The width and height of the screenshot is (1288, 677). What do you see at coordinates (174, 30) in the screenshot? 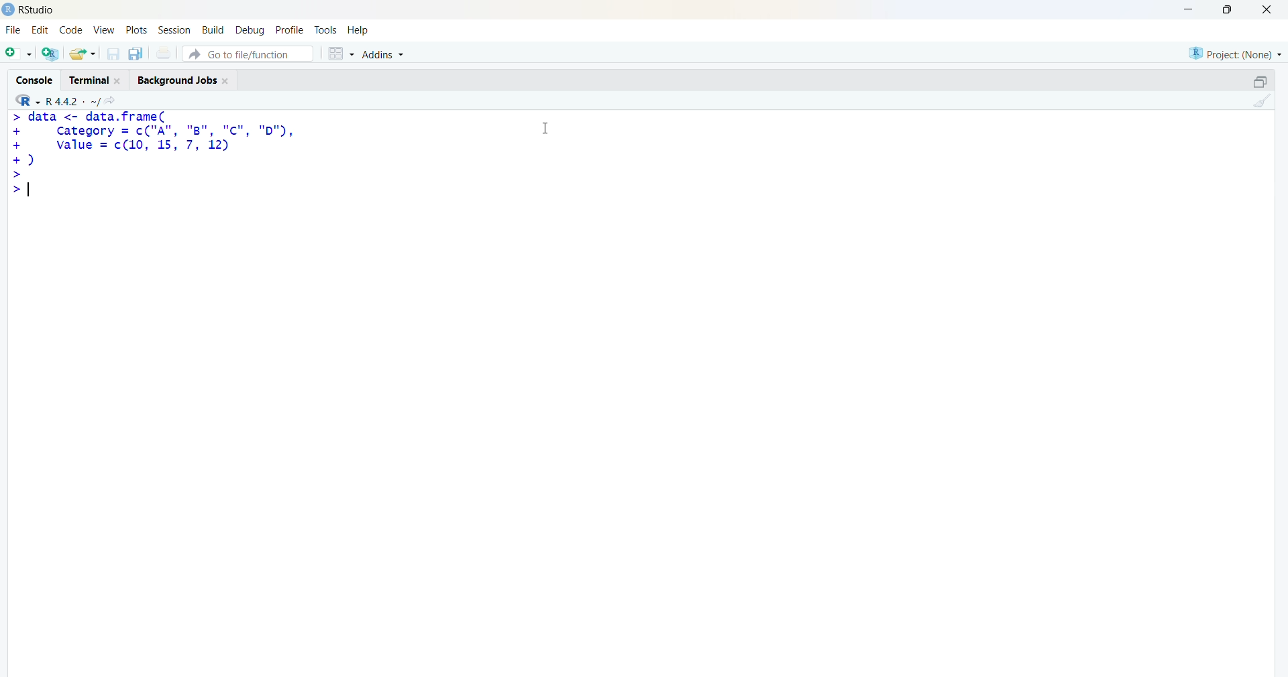
I see `Session` at bounding box center [174, 30].